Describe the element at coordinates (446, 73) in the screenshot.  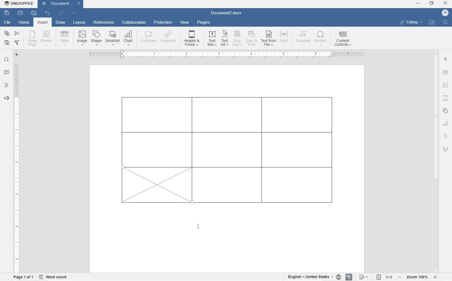
I see `table` at that location.